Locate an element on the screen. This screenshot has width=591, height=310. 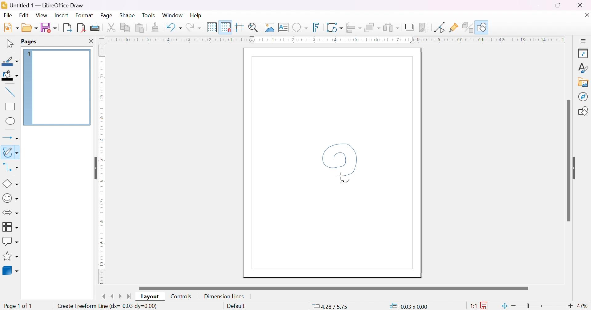
export directly as PDF is located at coordinates (82, 28).